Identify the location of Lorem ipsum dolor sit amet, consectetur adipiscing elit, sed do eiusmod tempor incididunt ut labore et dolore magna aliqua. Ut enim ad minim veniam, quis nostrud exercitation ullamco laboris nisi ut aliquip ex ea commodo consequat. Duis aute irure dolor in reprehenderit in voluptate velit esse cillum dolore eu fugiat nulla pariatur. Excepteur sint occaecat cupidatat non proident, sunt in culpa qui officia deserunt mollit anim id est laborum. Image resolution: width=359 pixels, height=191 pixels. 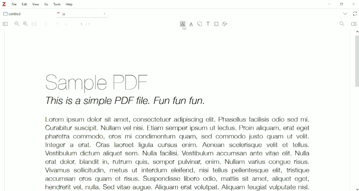
(174, 152).